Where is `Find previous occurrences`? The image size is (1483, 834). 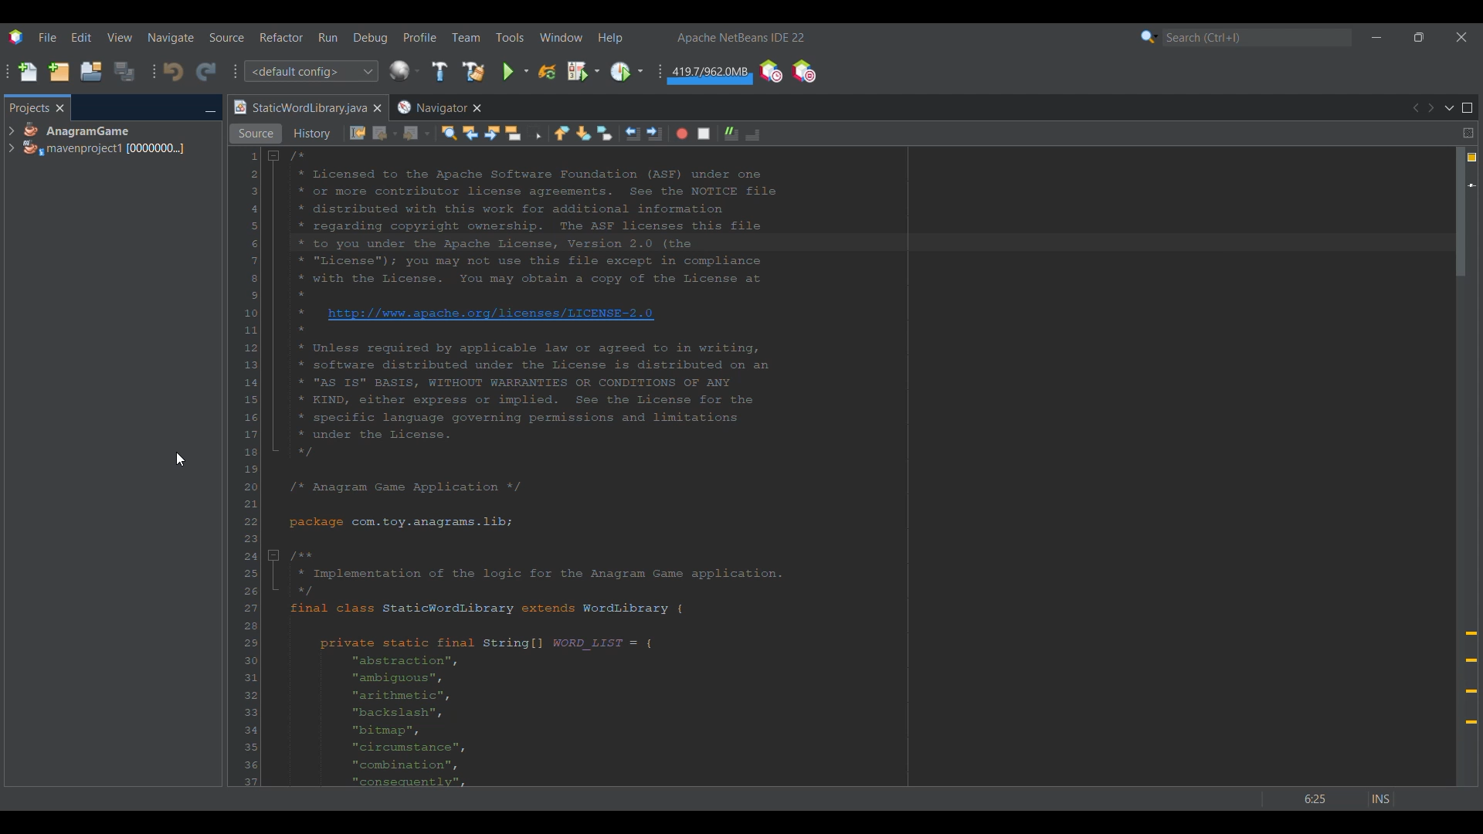
Find previous occurrences is located at coordinates (470, 133).